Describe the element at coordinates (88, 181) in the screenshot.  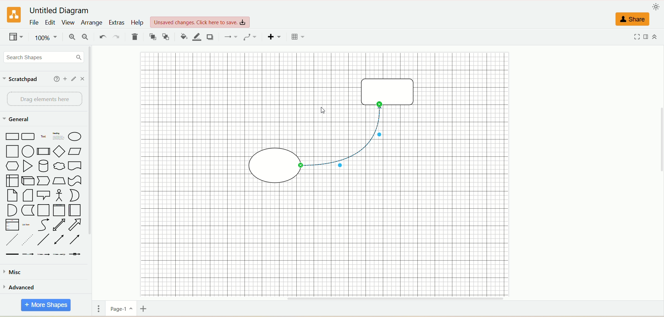
I see `vertical scroll bar` at that location.